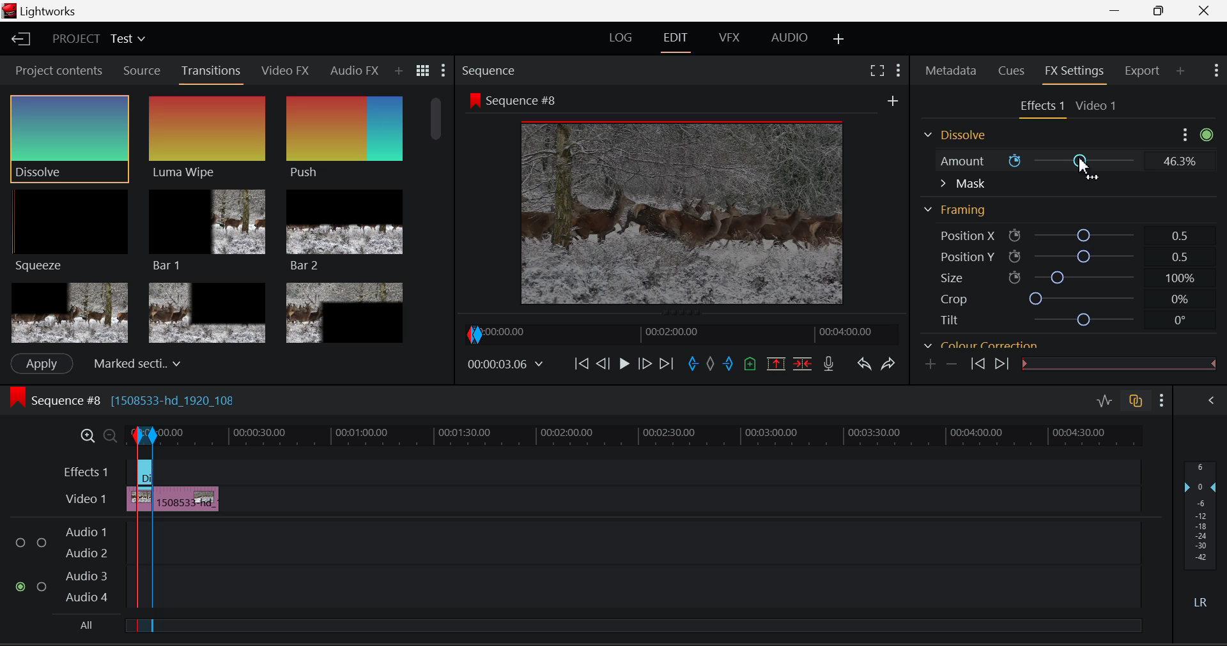 This screenshot has height=646, width=1227. What do you see at coordinates (83, 625) in the screenshot?
I see `All` at bounding box center [83, 625].